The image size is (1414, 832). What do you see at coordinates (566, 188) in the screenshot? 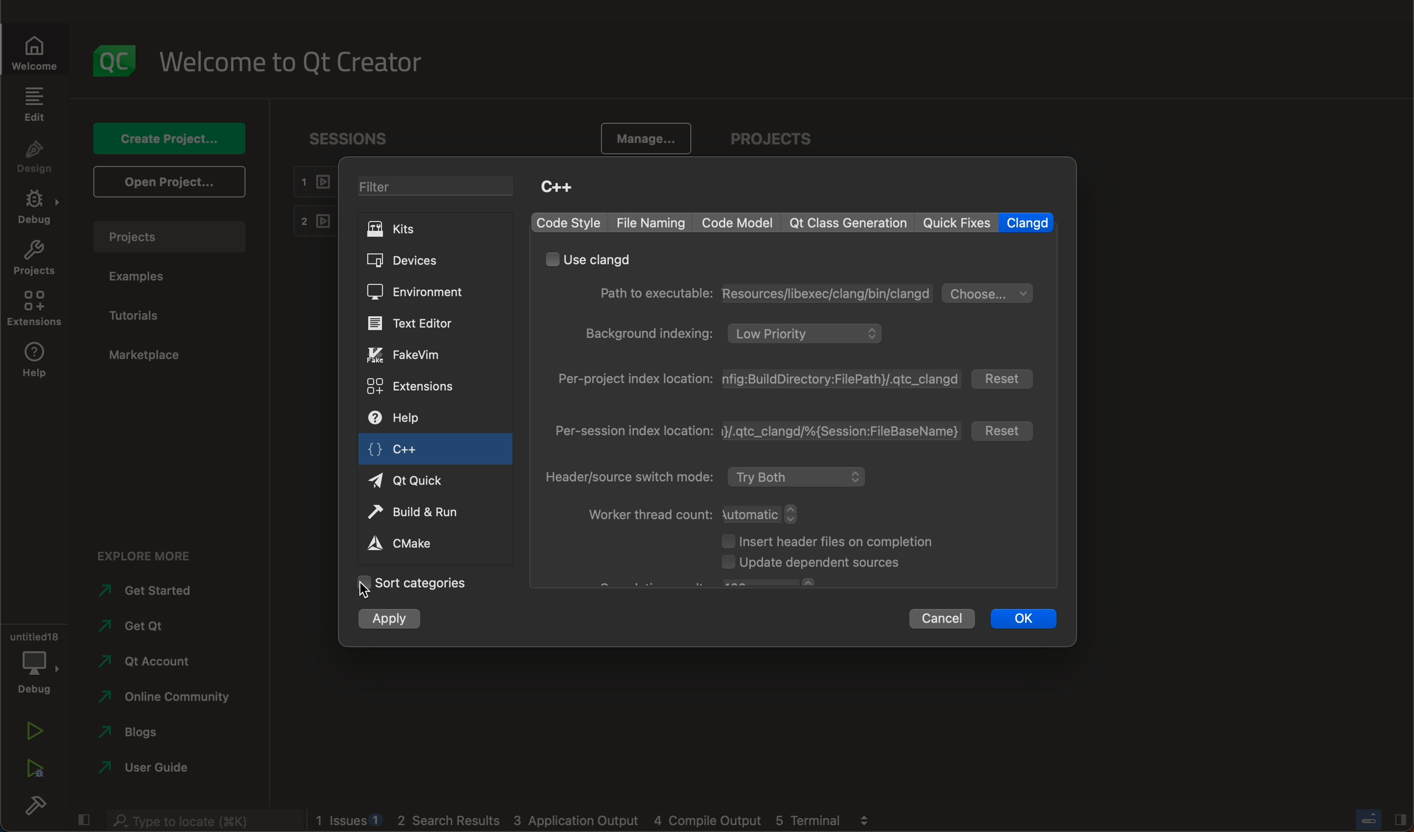
I see `C++` at bounding box center [566, 188].